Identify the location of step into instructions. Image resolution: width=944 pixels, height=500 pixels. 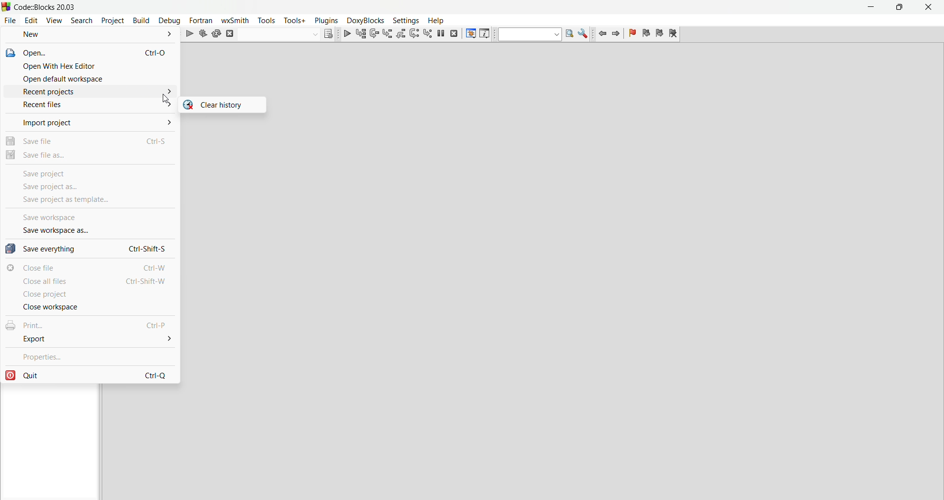
(428, 34).